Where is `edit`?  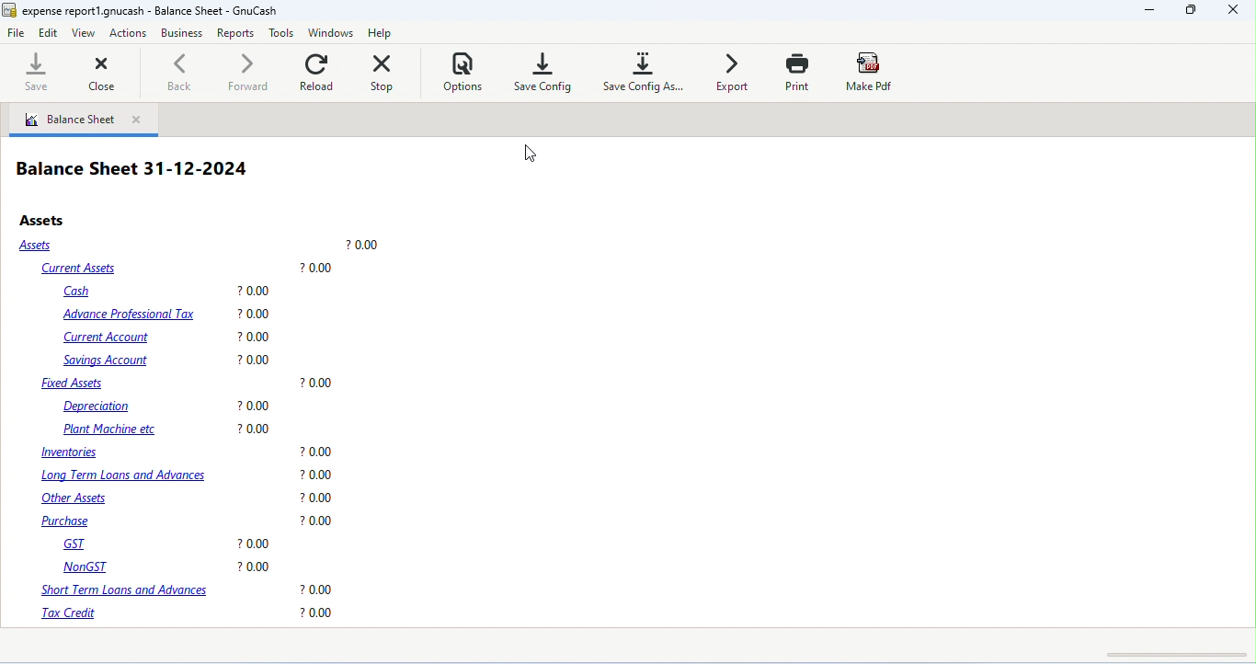 edit is located at coordinates (50, 34).